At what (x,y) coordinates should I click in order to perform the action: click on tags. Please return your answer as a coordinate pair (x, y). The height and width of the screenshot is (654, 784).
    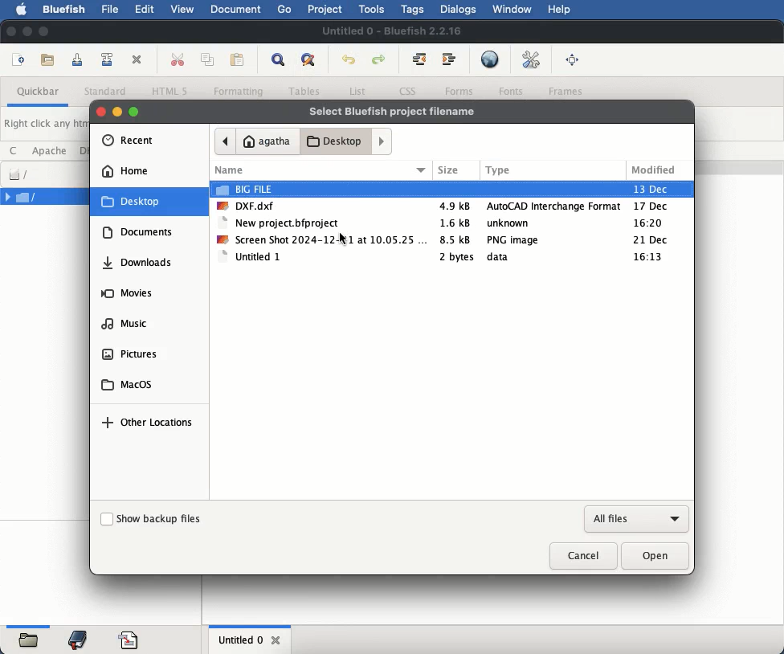
    Looking at the image, I should click on (415, 9).